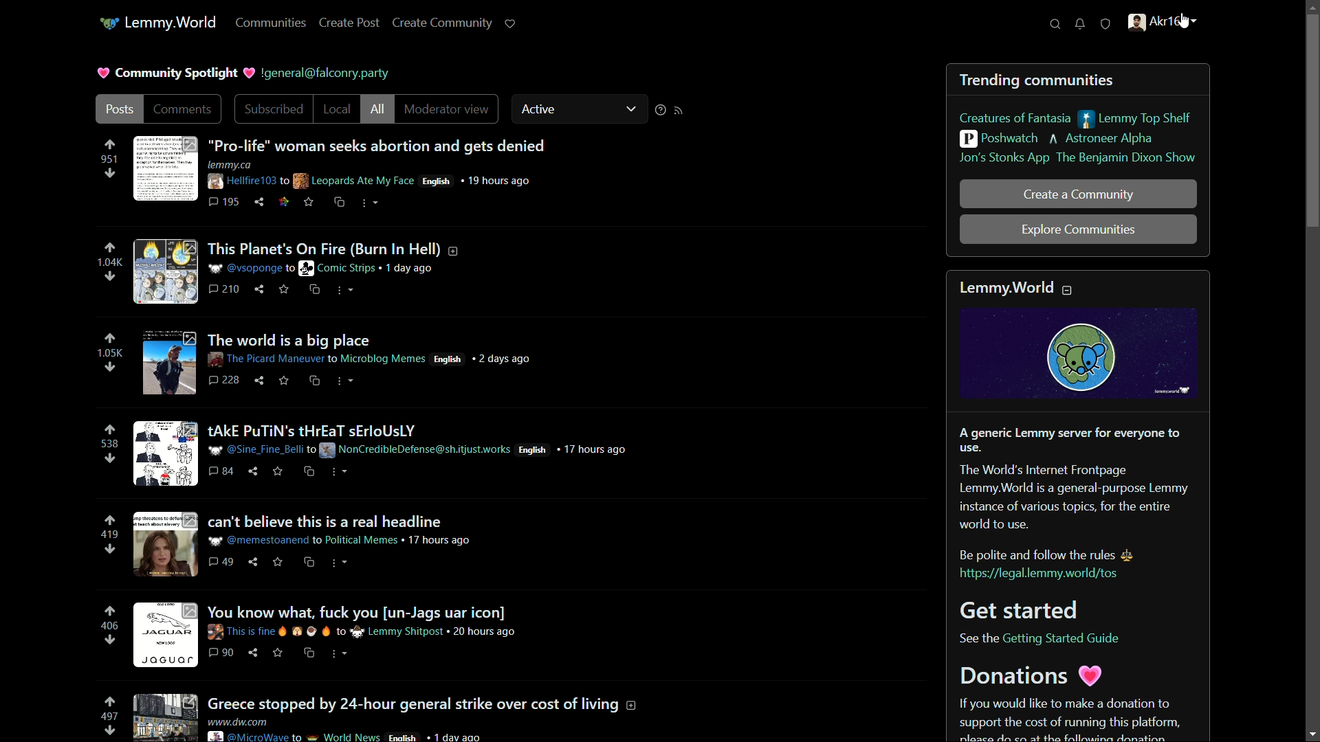  I want to click on rss, so click(679, 110).